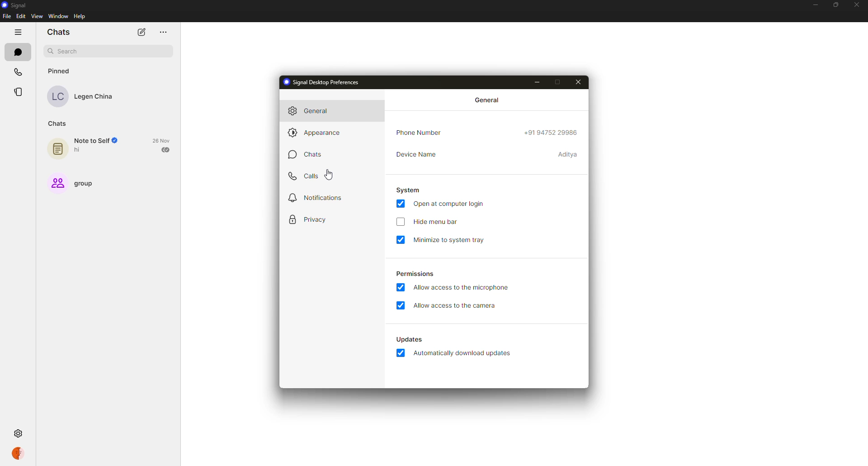 This screenshot has width=868, height=466. Describe the element at coordinates (400, 353) in the screenshot. I see `enabled` at that location.